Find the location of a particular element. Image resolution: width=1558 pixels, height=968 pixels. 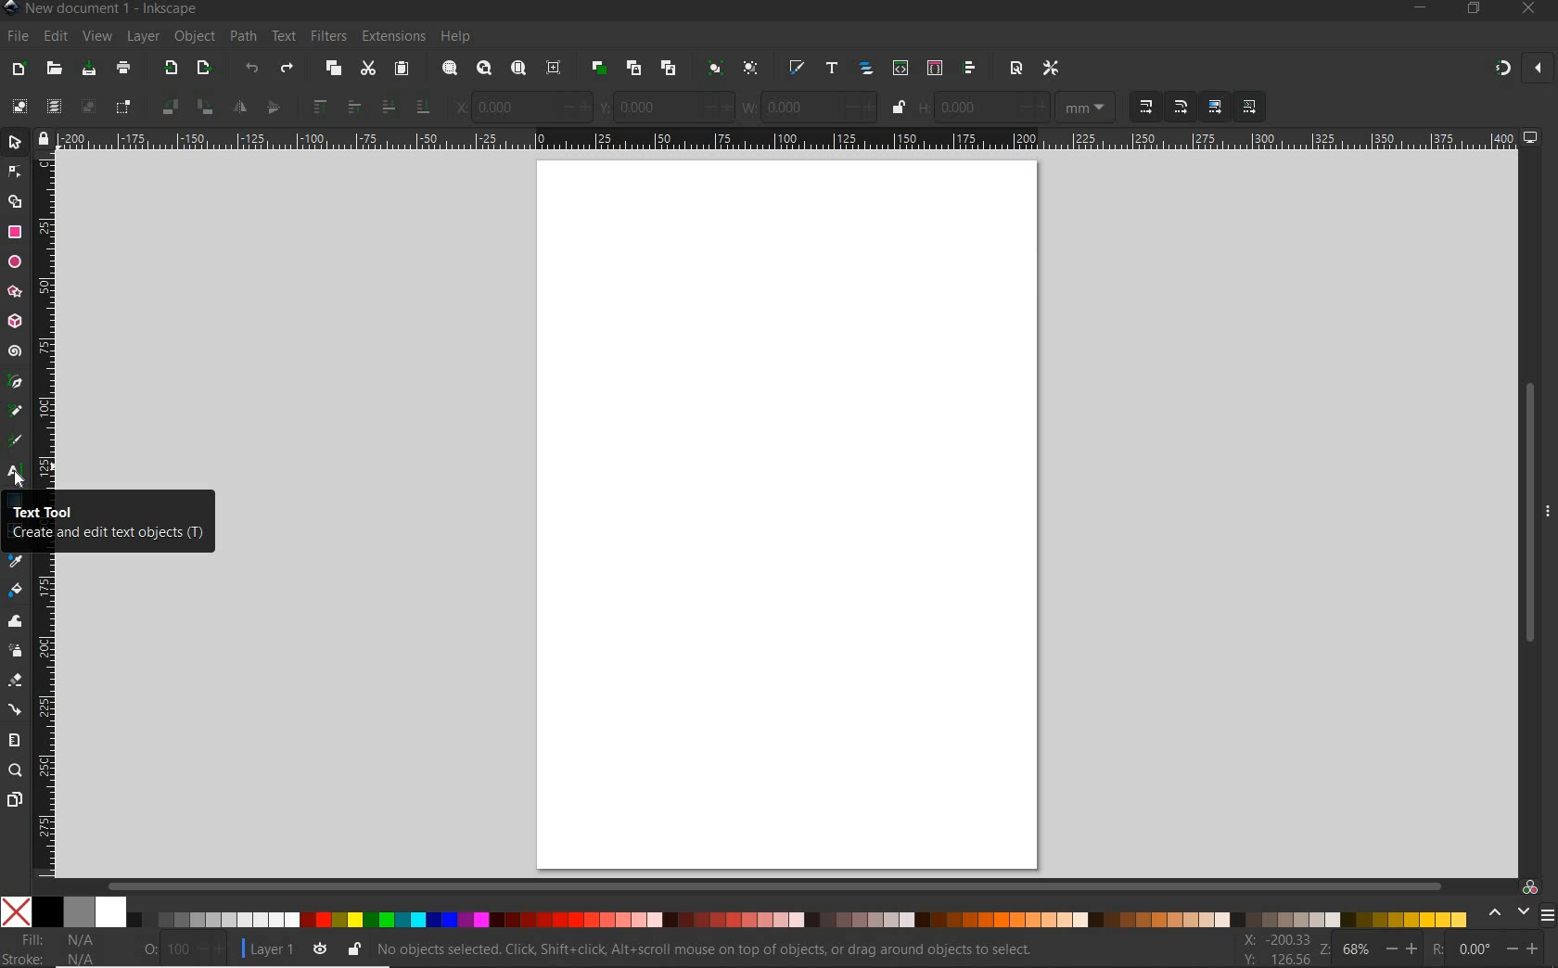

lower selection is located at coordinates (427, 105).